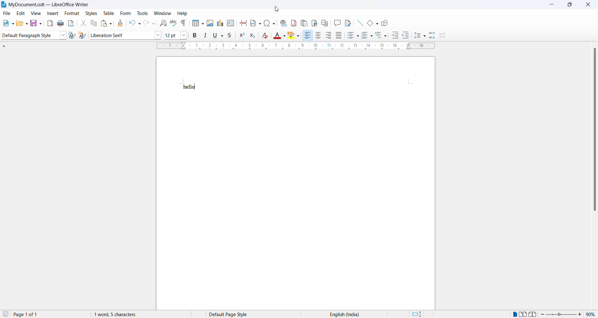 The height and width of the screenshot is (318, 598). What do you see at coordinates (329, 35) in the screenshot?
I see `align right` at bounding box center [329, 35].